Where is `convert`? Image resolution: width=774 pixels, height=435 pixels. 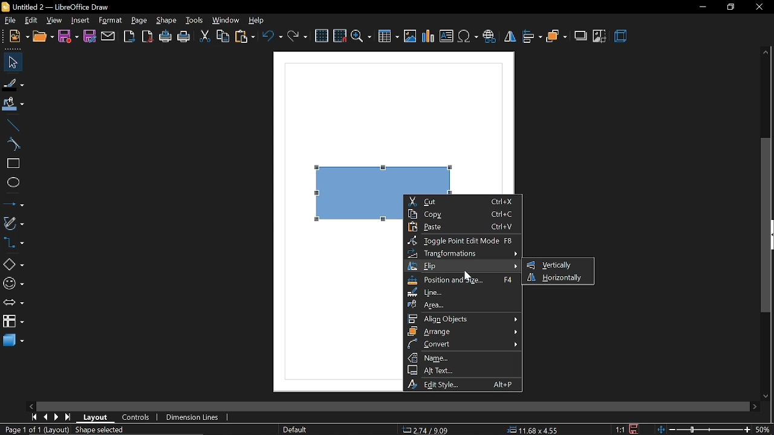
convert is located at coordinates (463, 344).